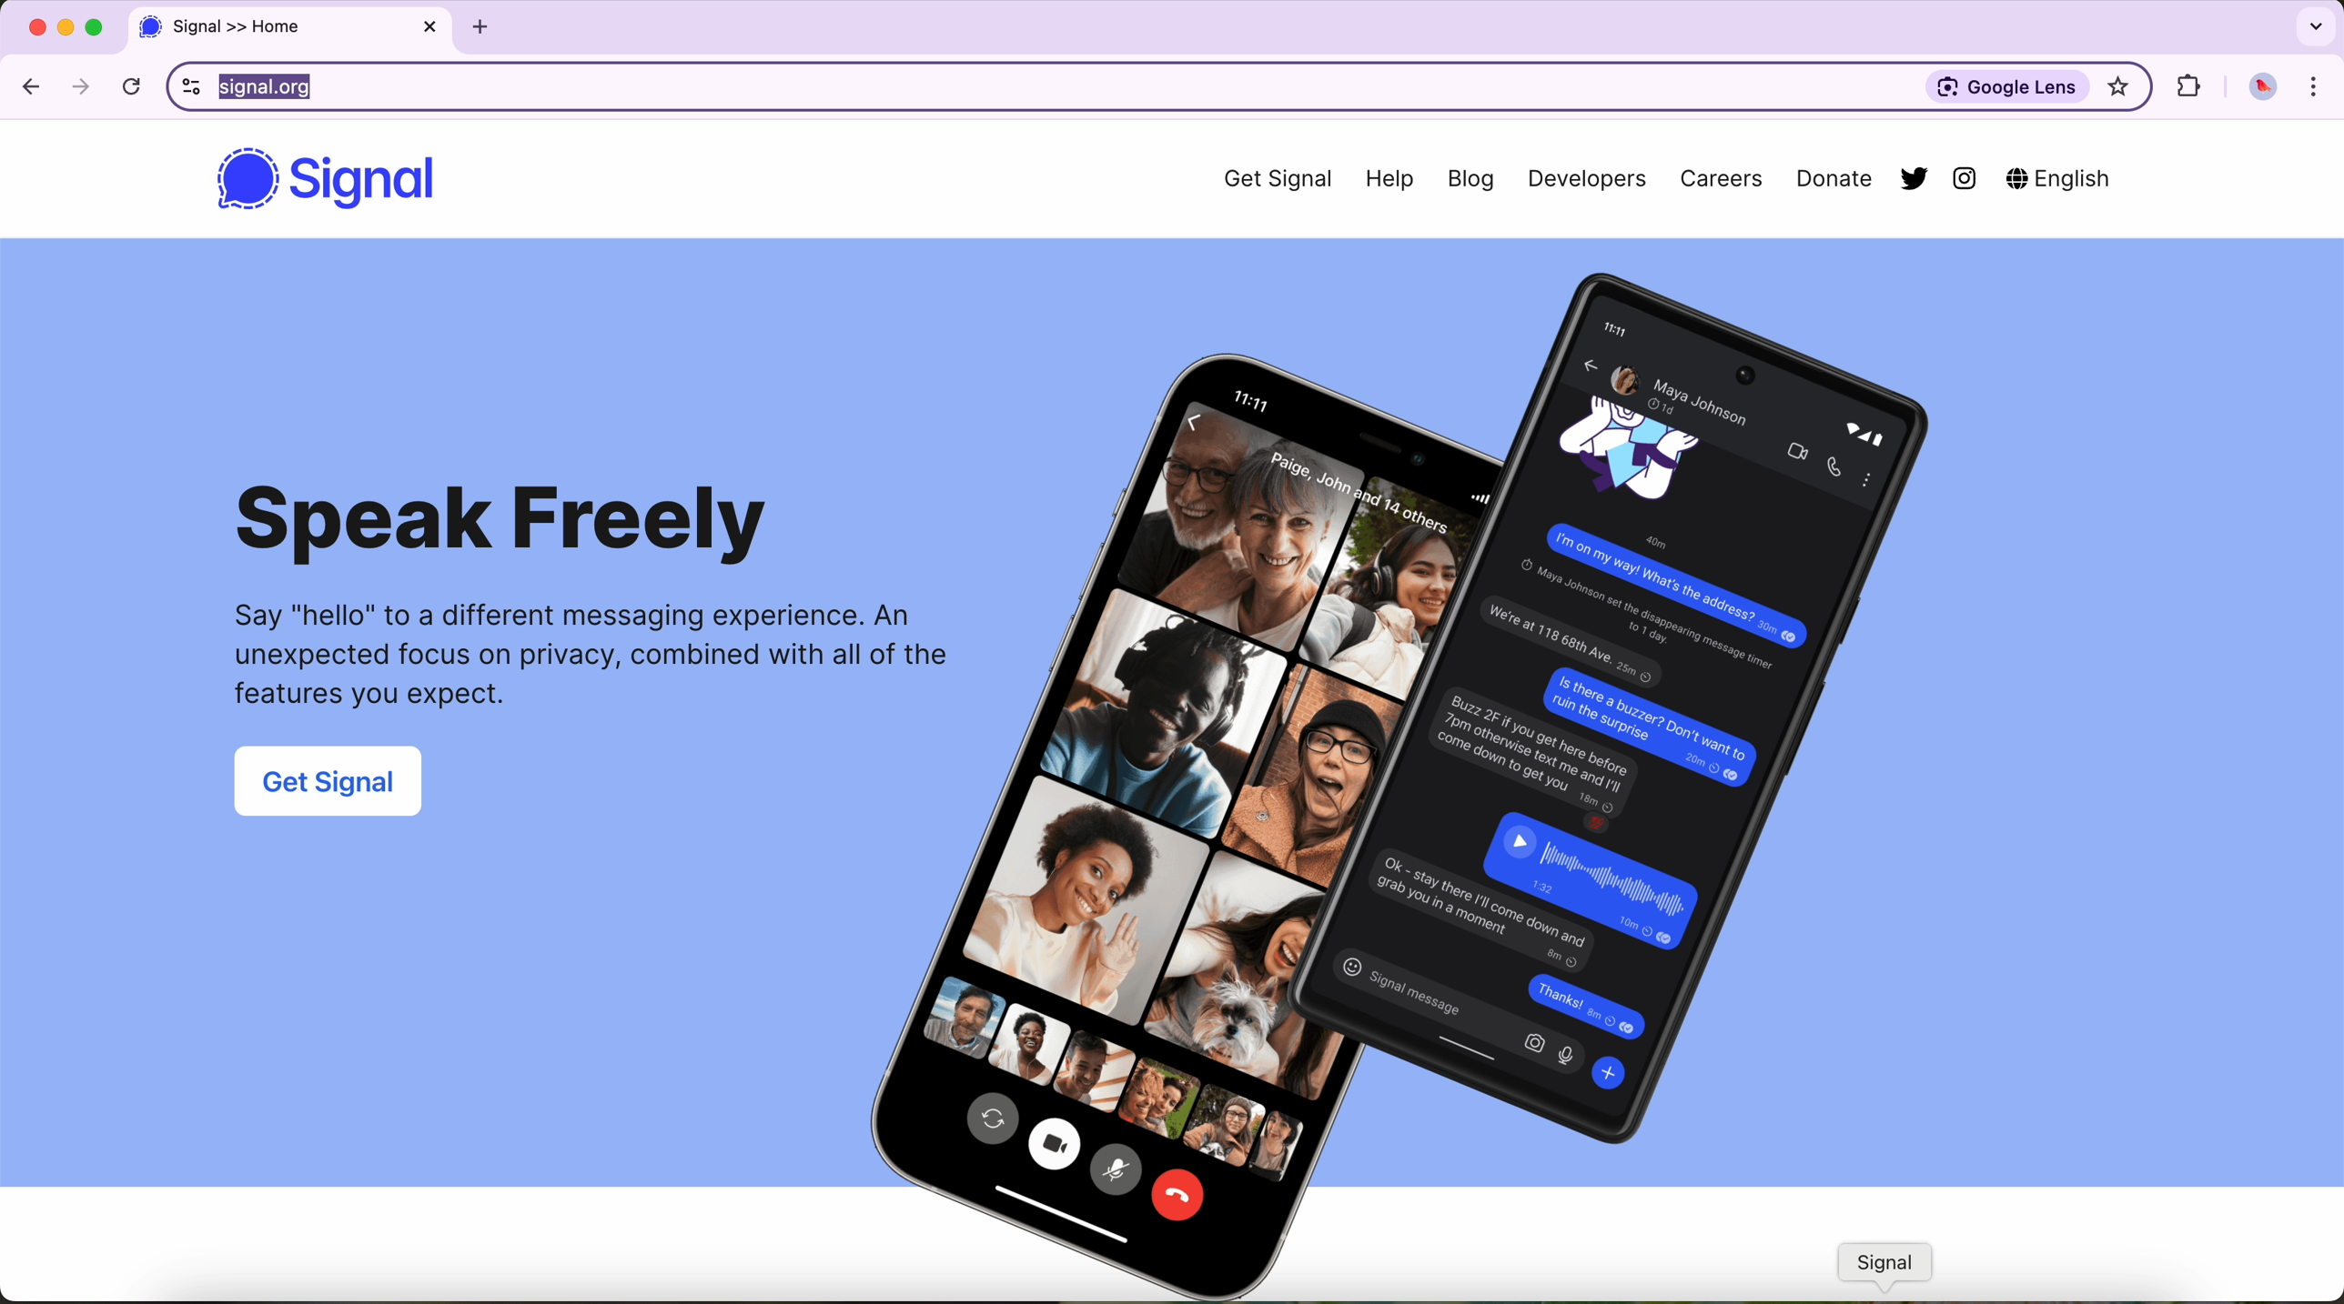  Describe the element at coordinates (2315, 87) in the screenshot. I see `customize and control Google Chrome` at that location.